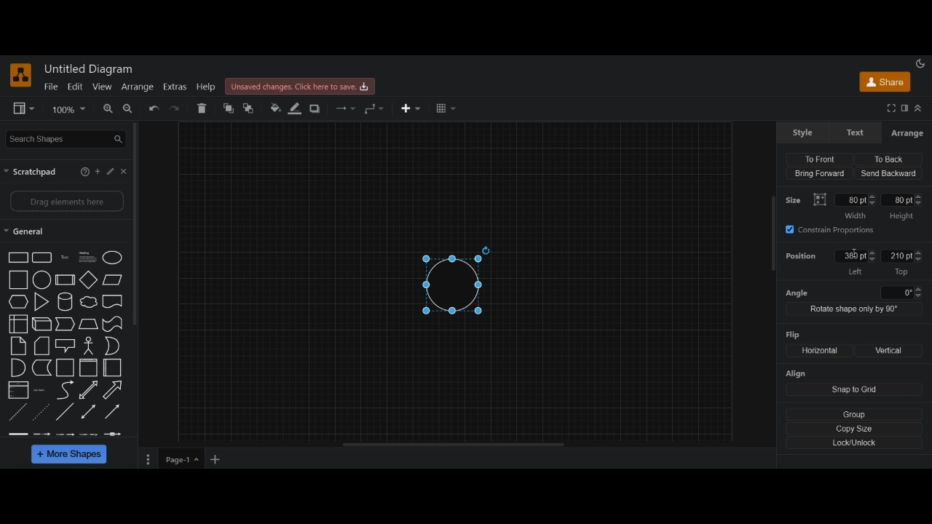  Describe the element at coordinates (113, 301) in the screenshot. I see `square free shape` at that location.